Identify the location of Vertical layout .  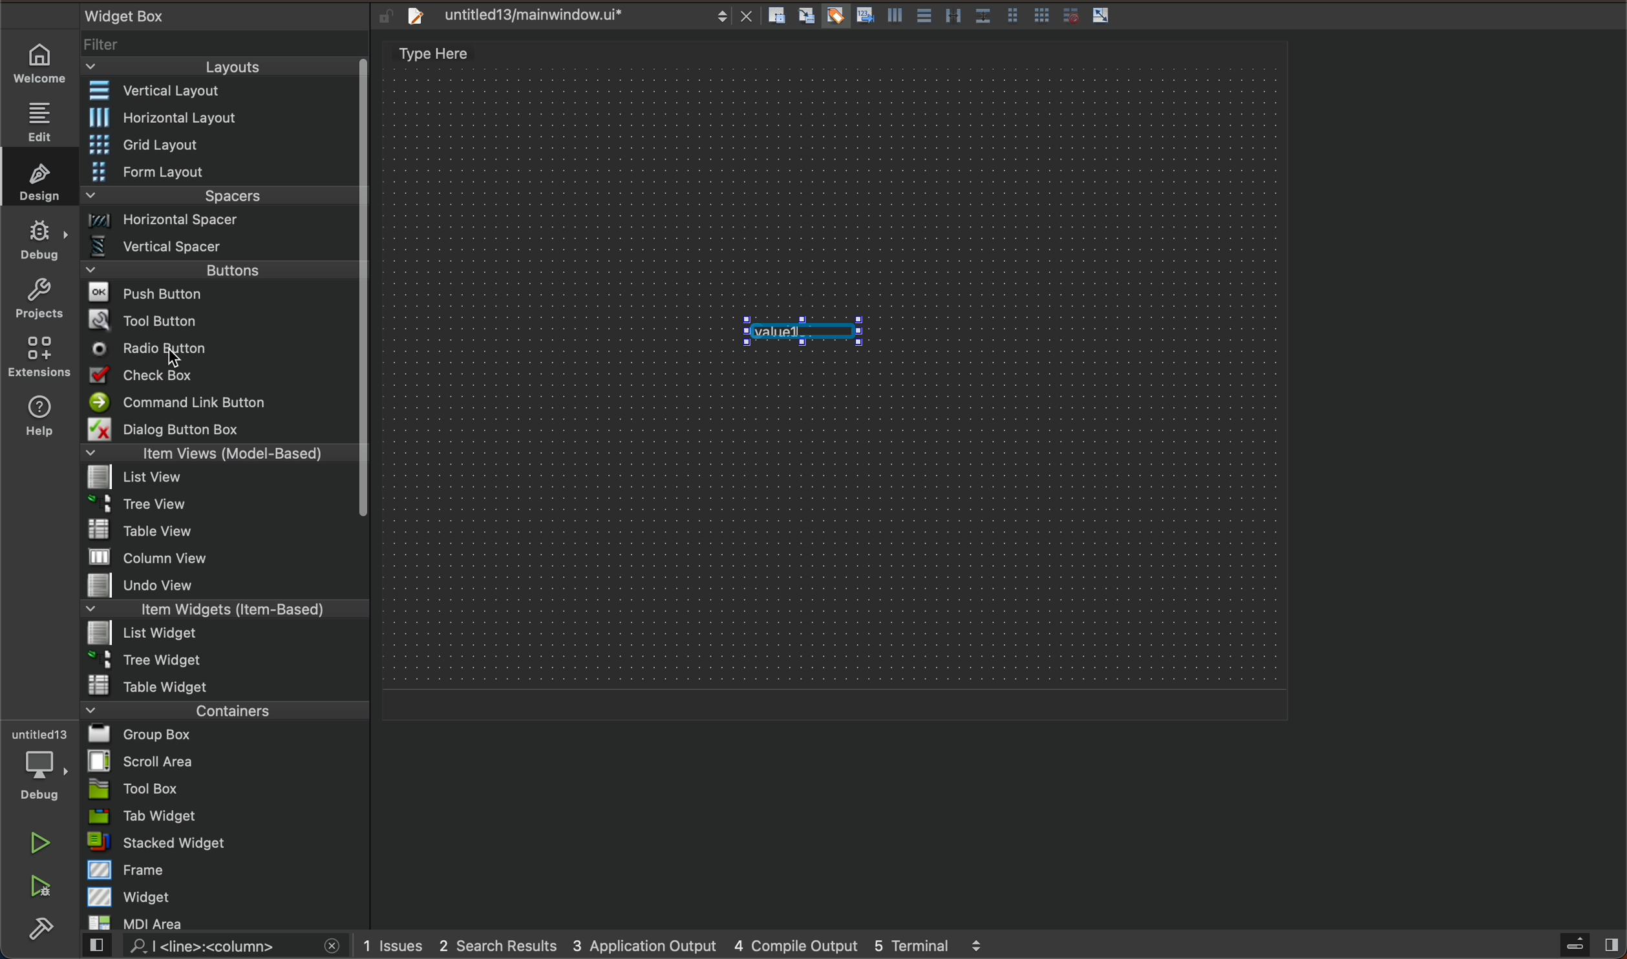
(222, 92).